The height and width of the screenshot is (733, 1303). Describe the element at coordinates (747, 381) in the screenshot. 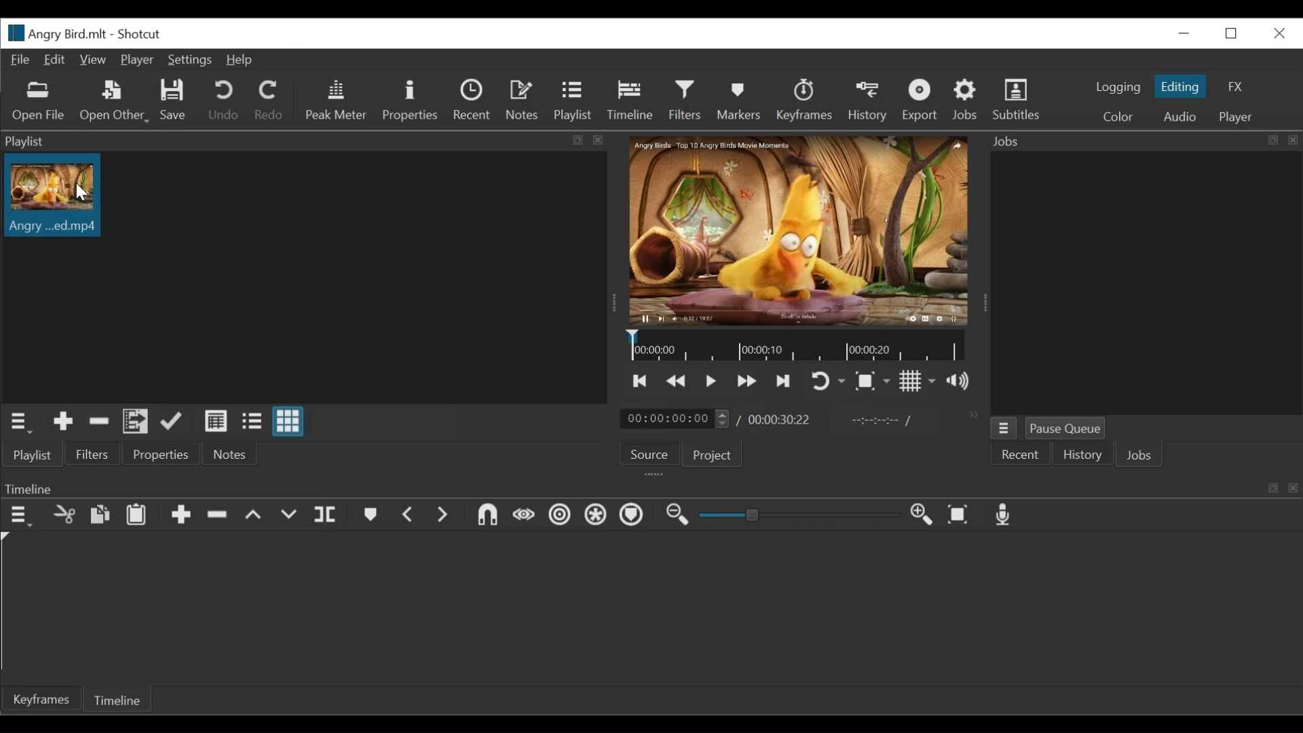

I see `Play forward quickly` at that location.